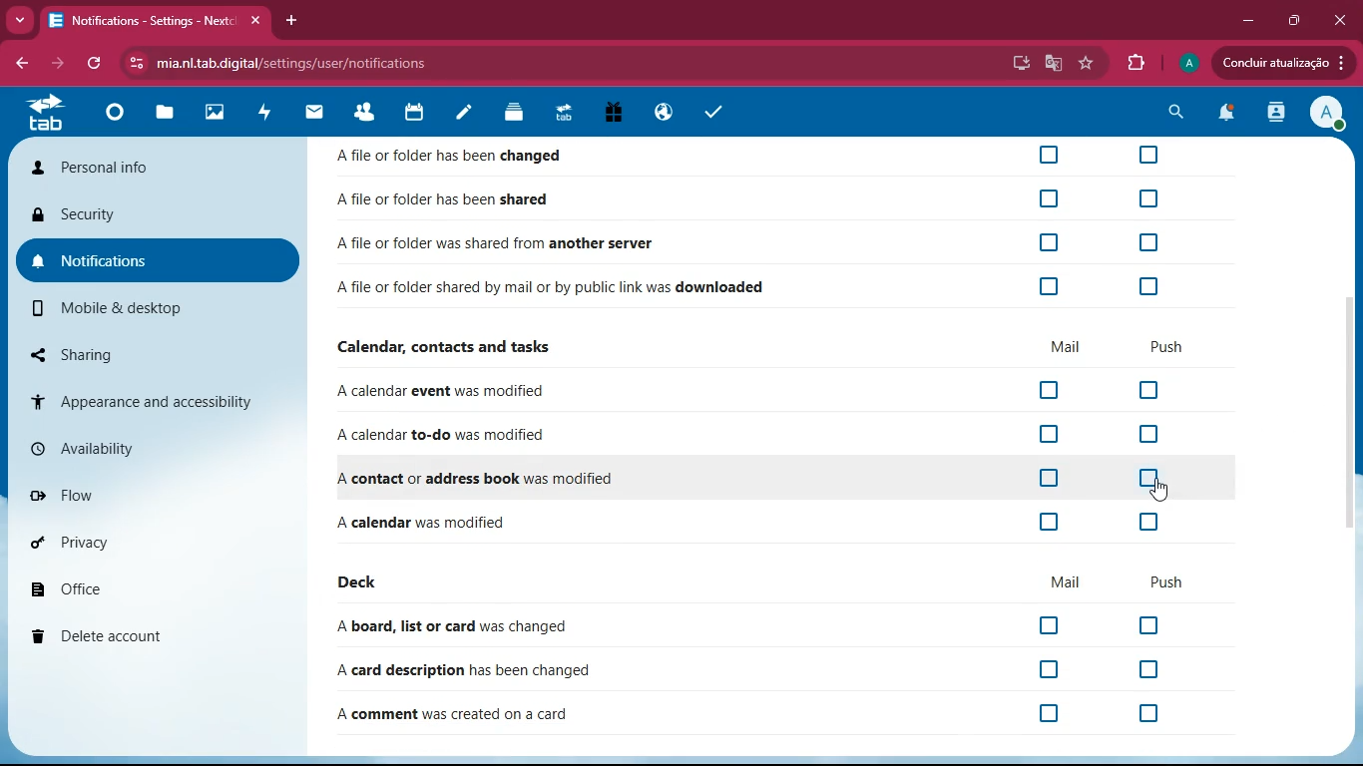 The image size is (1363, 766). I want to click on off, so click(1150, 479).